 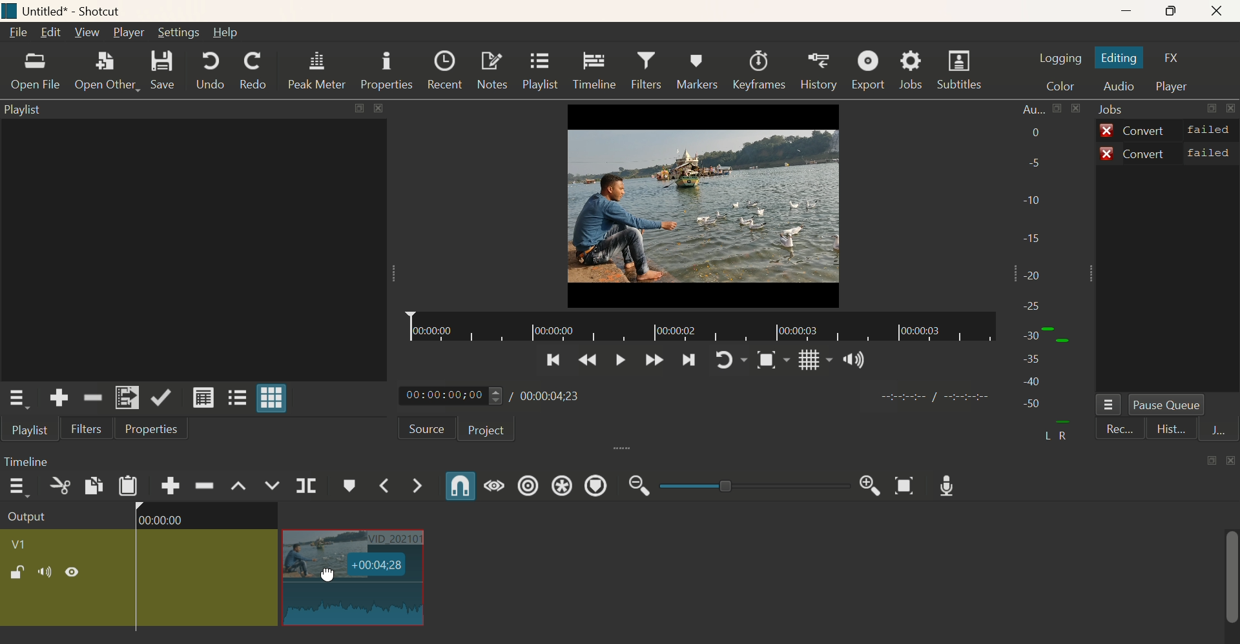 What do you see at coordinates (705, 205) in the screenshot?
I see `Video` at bounding box center [705, 205].